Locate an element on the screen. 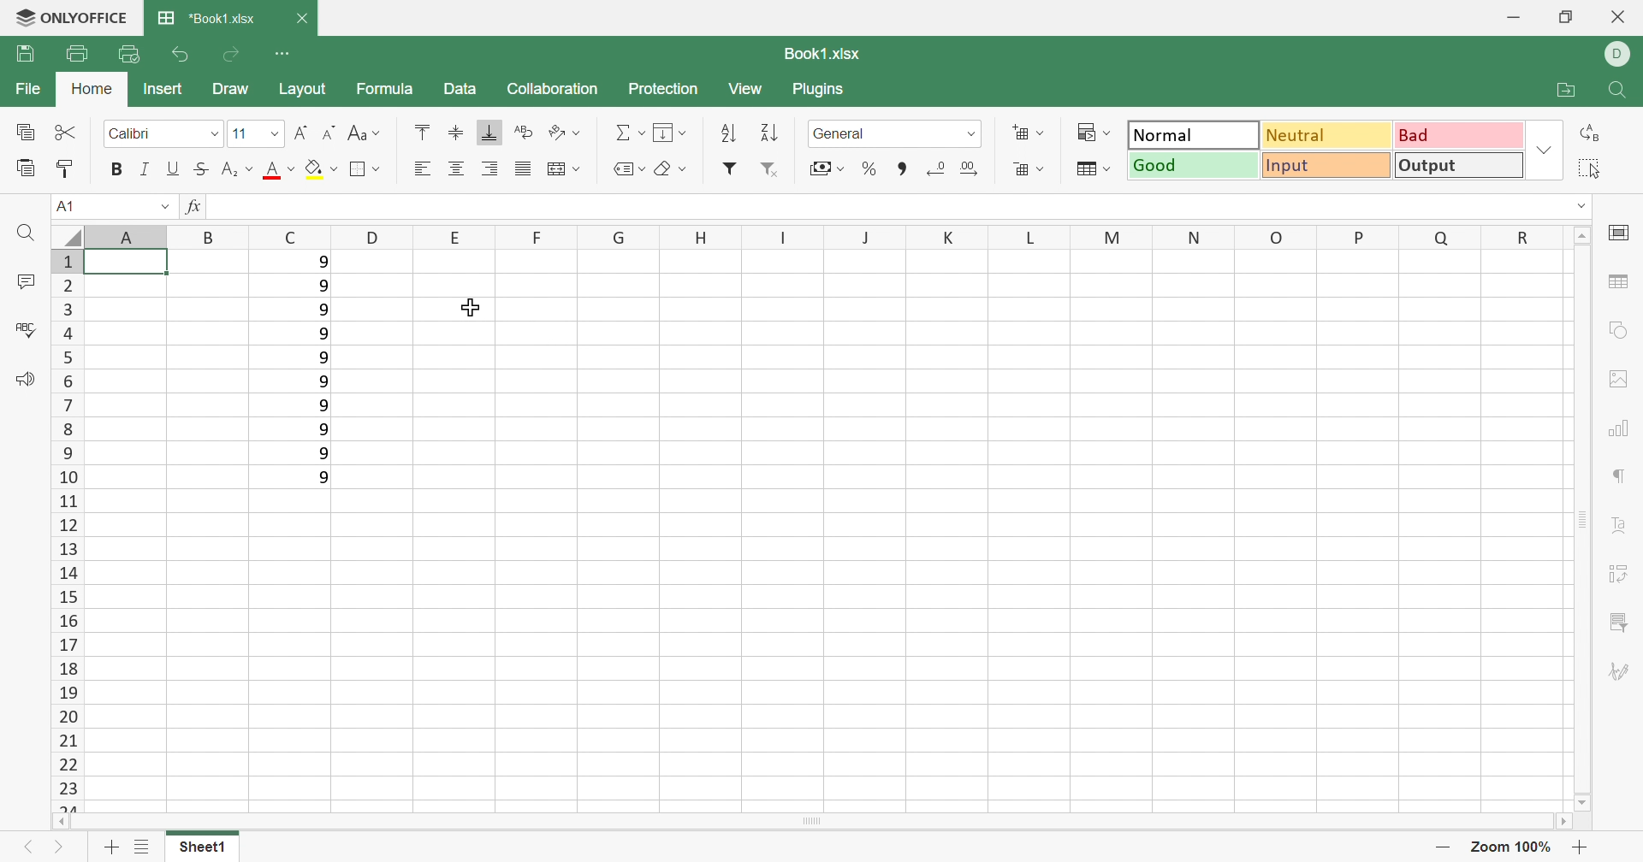 The image size is (1643, 862). Data is located at coordinates (460, 86).